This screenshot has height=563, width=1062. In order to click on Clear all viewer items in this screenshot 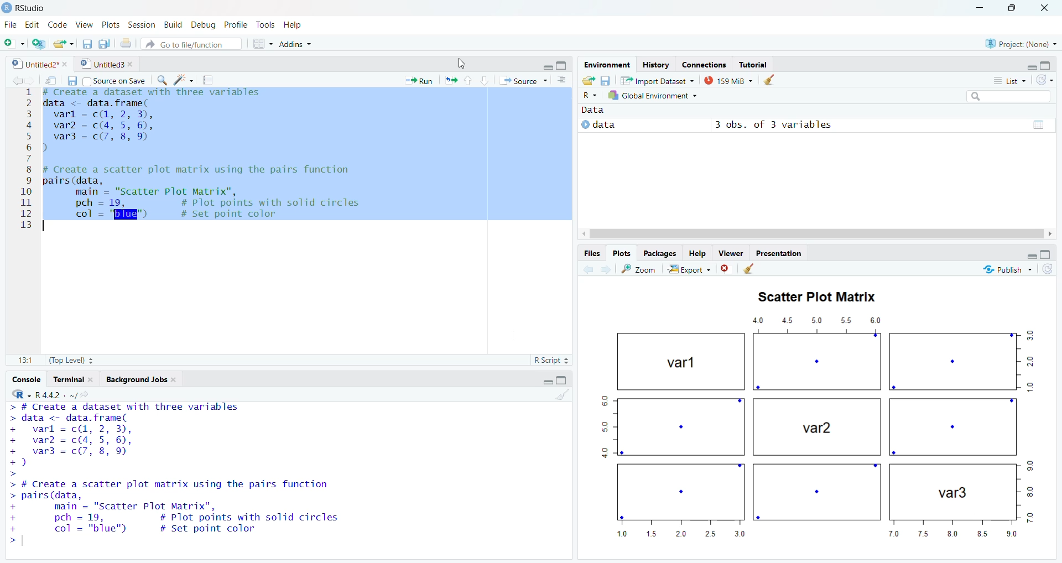, I will do `click(755, 270)`.